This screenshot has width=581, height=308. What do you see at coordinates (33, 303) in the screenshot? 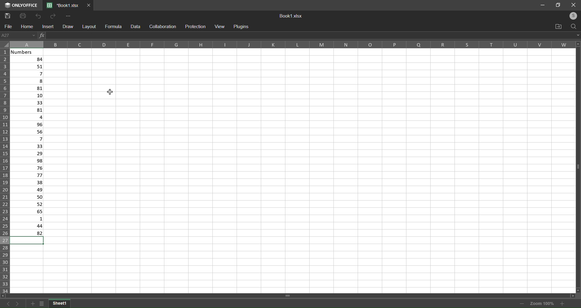
I see `add sheet` at bounding box center [33, 303].